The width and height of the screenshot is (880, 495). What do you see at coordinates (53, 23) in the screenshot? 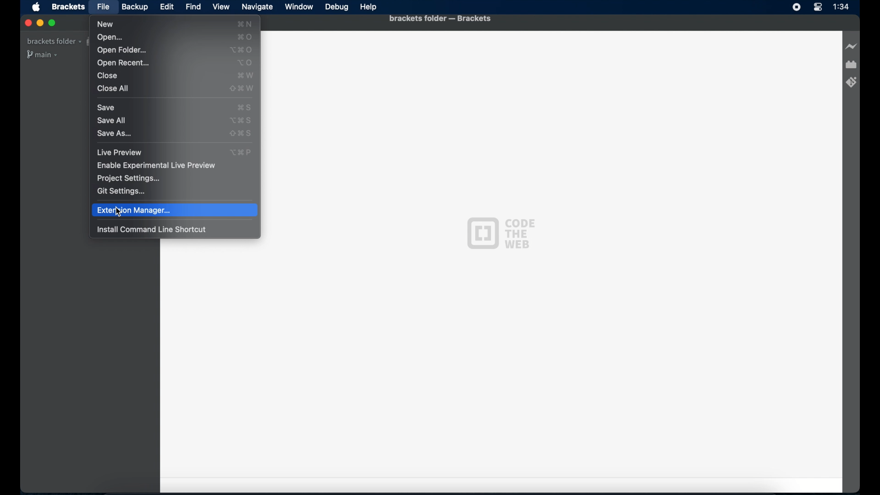
I see `Maximize` at bounding box center [53, 23].